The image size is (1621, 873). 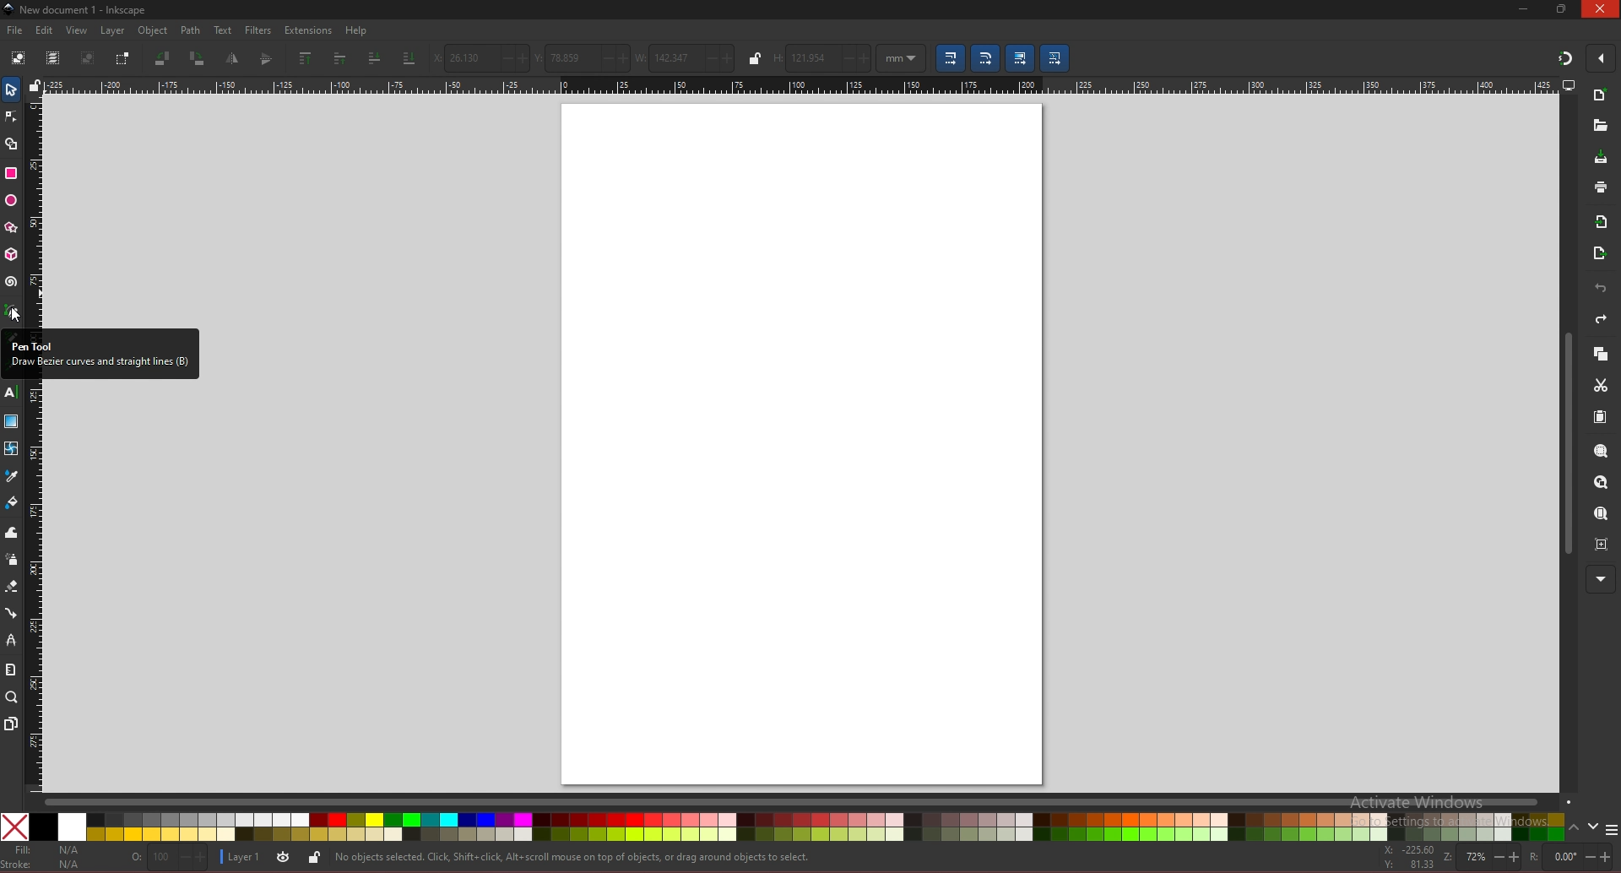 I want to click on path, so click(x=192, y=30).